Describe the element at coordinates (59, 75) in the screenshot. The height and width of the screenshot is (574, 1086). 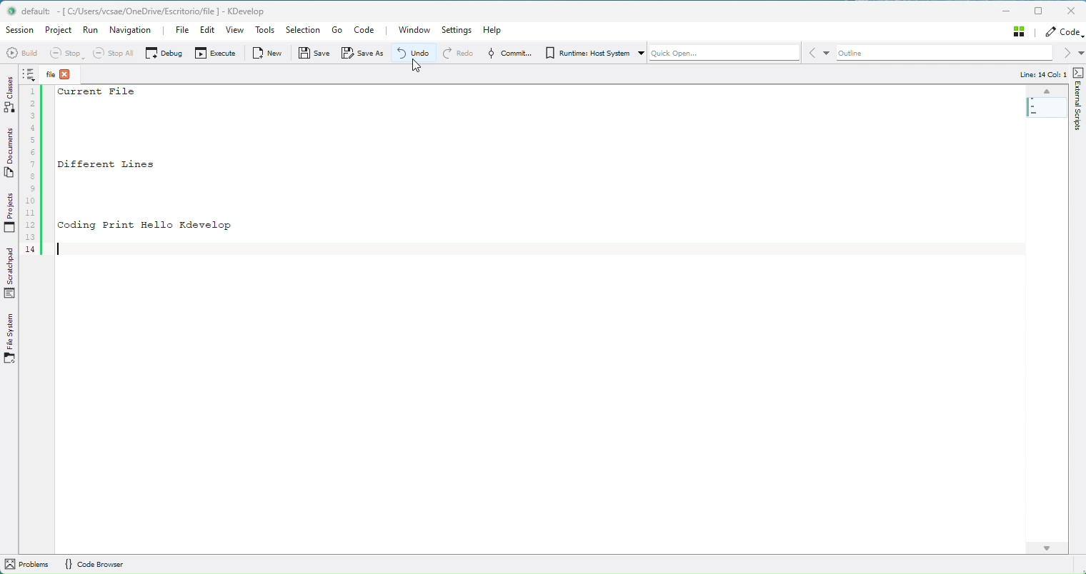
I see `File` at that location.